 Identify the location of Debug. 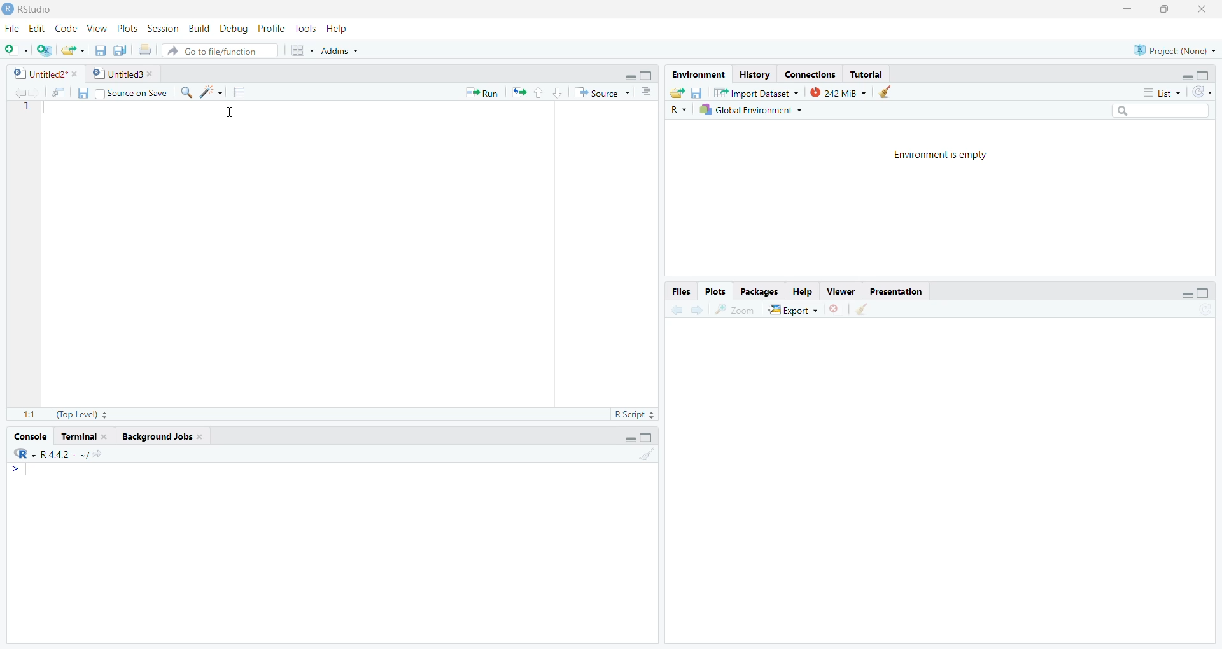
(235, 28).